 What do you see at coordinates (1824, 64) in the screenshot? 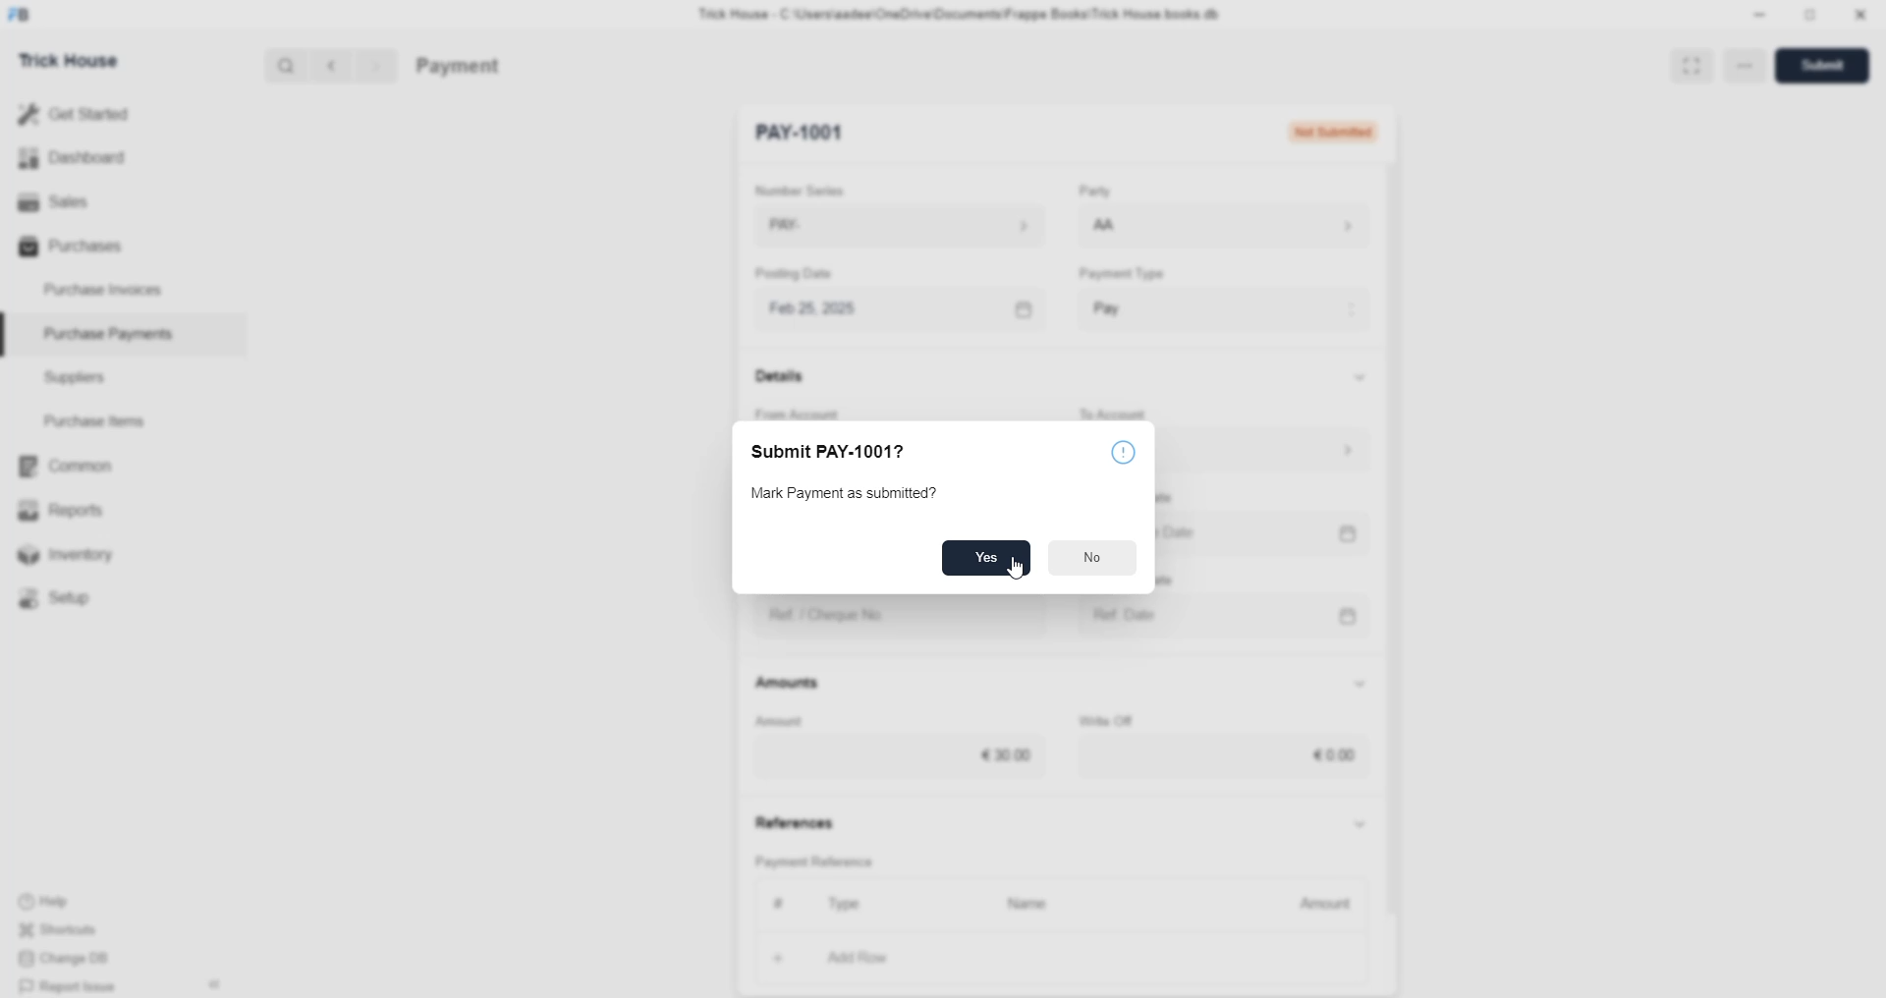
I see `Submit` at bounding box center [1824, 64].